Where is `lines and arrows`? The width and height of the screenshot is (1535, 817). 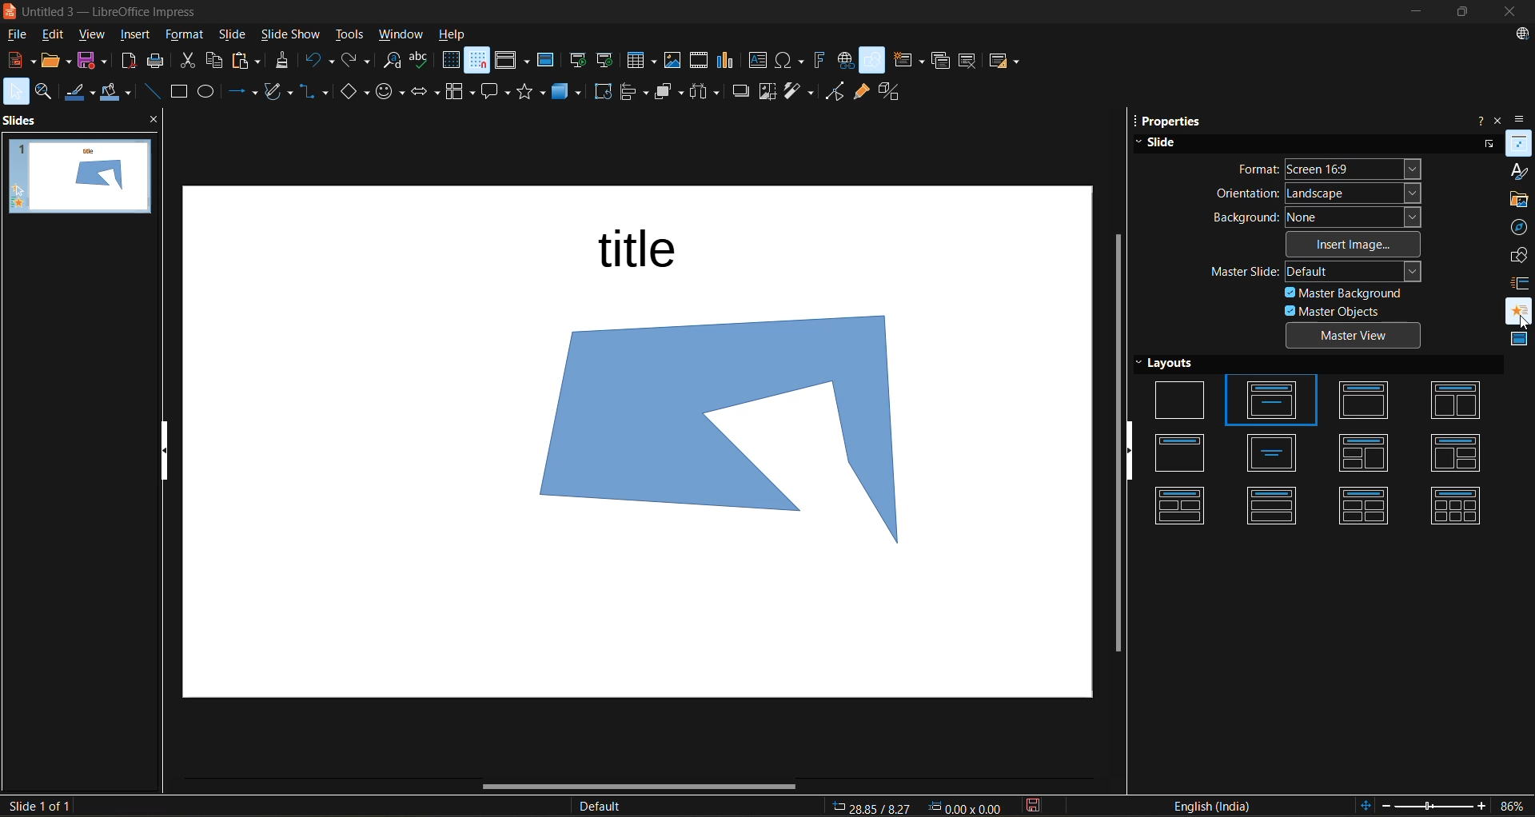 lines and arrows is located at coordinates (240, 92).